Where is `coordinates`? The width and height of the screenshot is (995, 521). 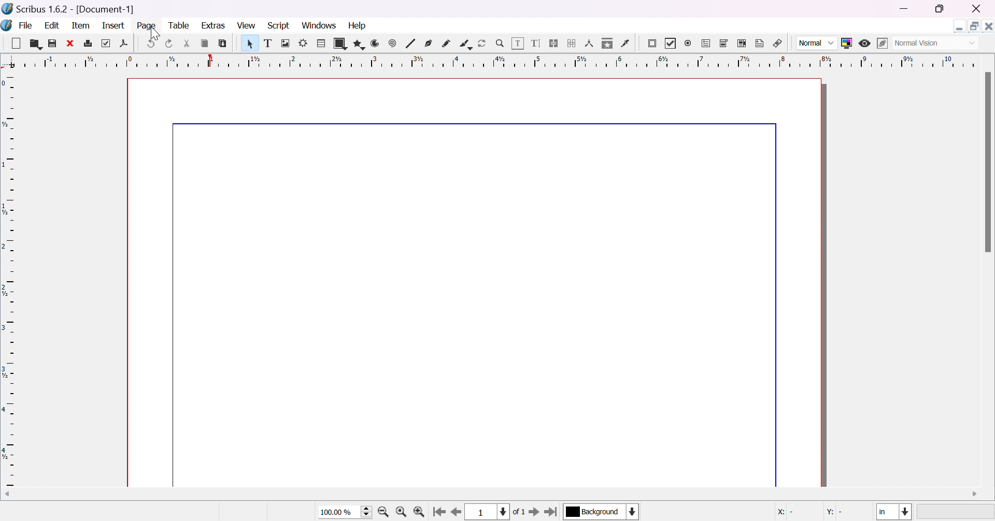 coordinates is located at coordinates (814, 513).